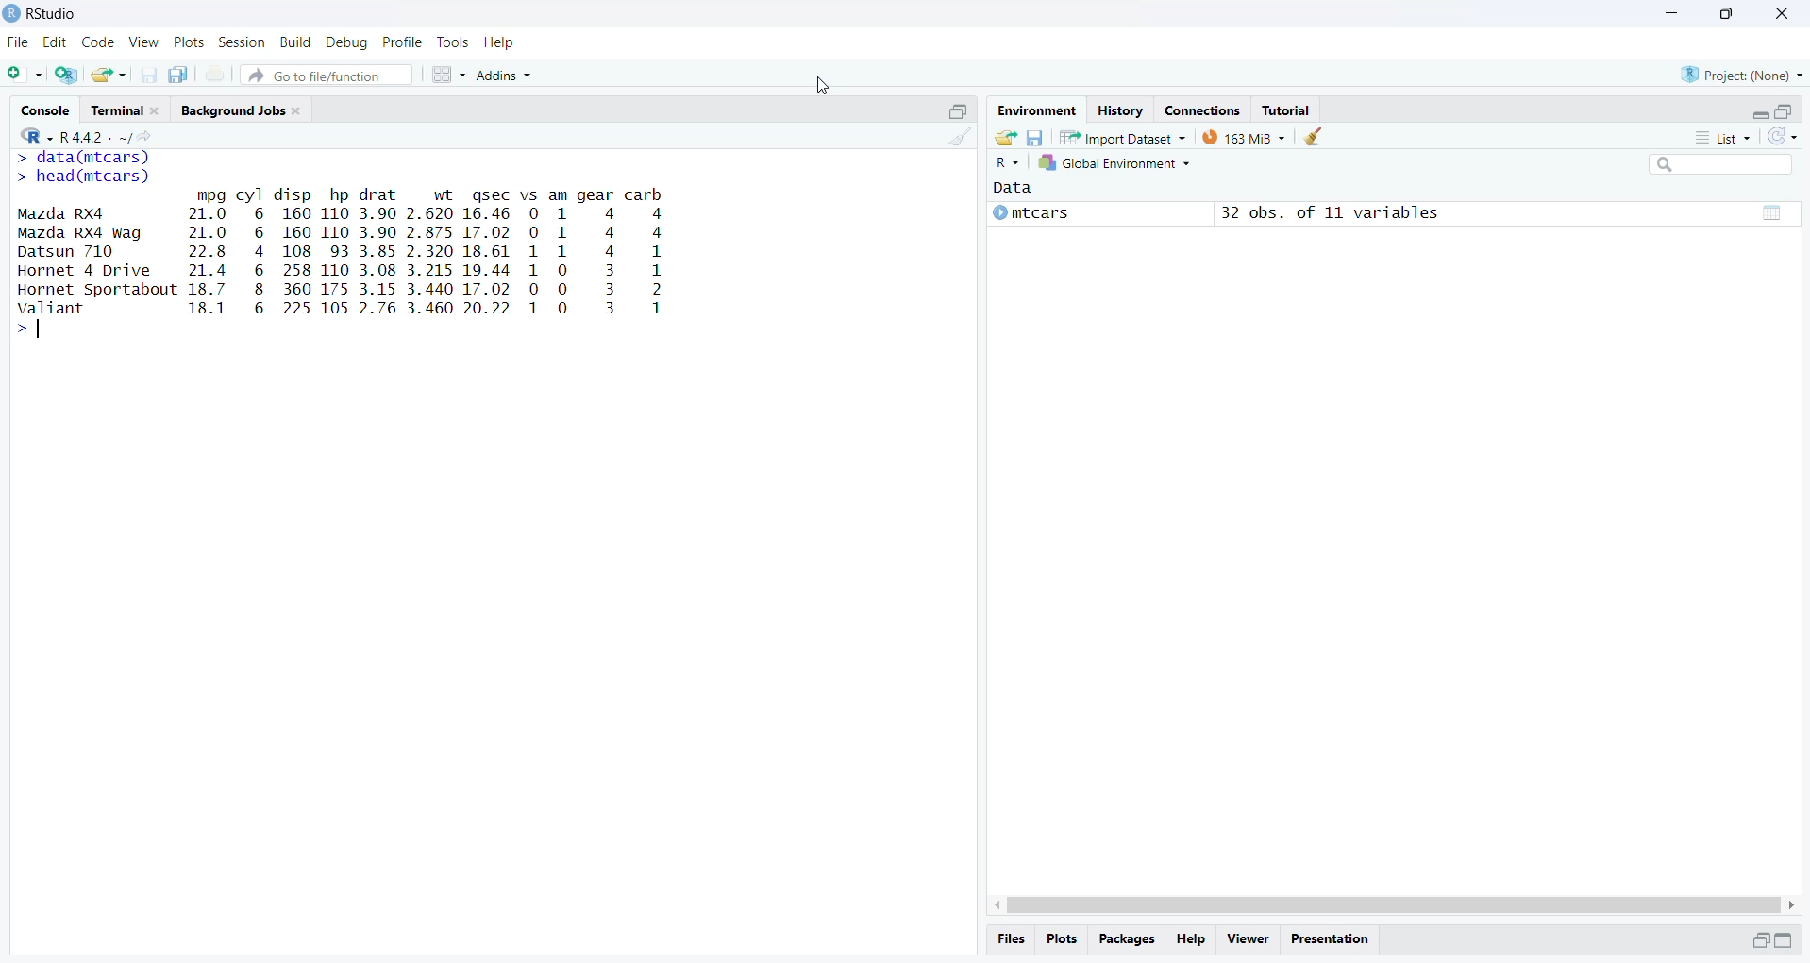 The height and width of the screenshot is (963, 1810). What do you see at coordinates (1784, 136) in the screenshot?
I see `sync` at bounding box center [1784, 136].